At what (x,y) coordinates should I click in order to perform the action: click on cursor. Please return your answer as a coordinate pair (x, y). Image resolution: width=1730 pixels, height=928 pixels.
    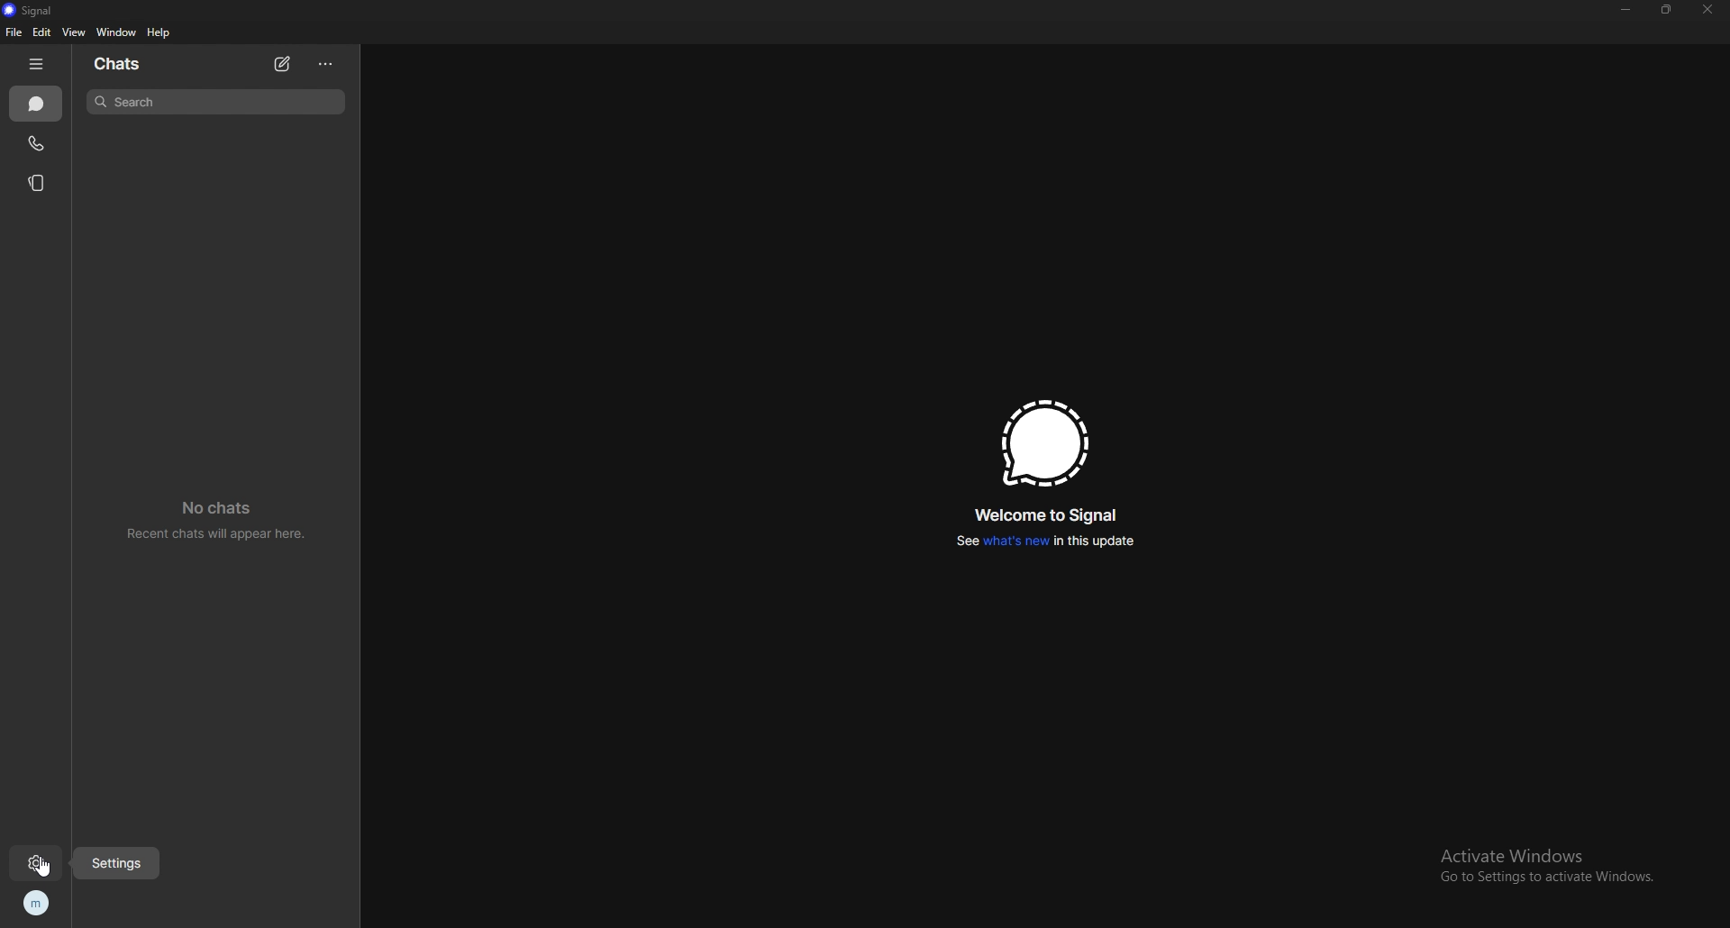
    Looking at the image, I should click on (45, 868).